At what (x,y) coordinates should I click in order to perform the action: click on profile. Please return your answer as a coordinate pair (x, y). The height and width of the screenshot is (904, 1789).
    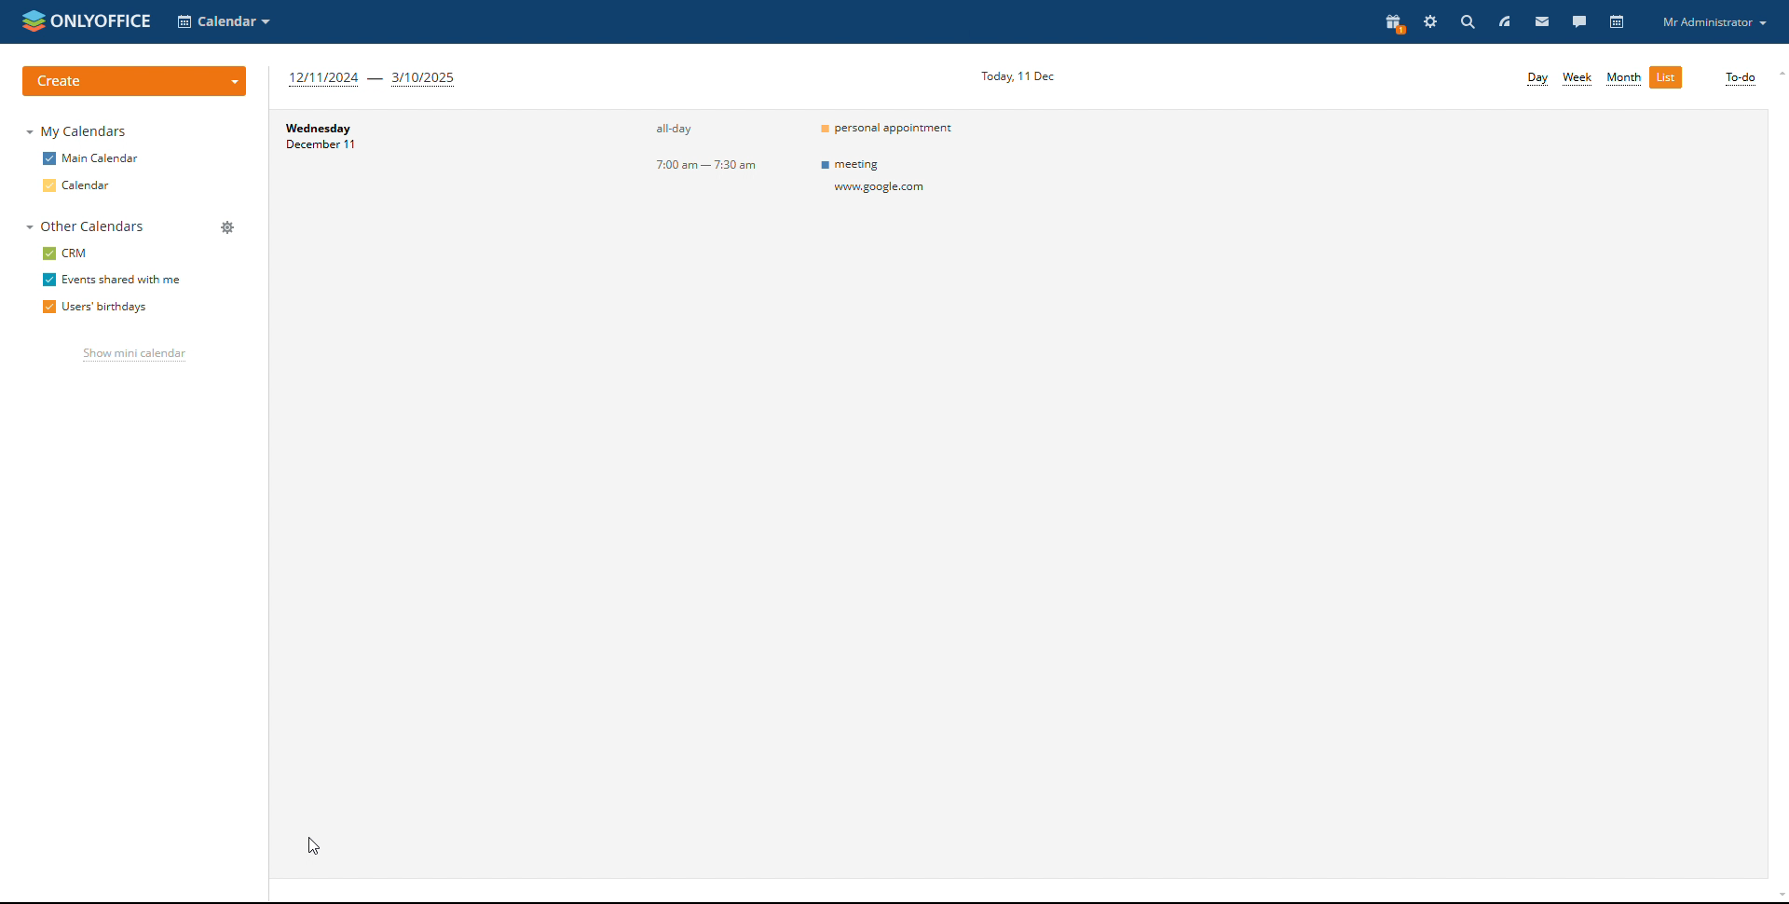
    Looking at the image, I should click on (1714, 21).